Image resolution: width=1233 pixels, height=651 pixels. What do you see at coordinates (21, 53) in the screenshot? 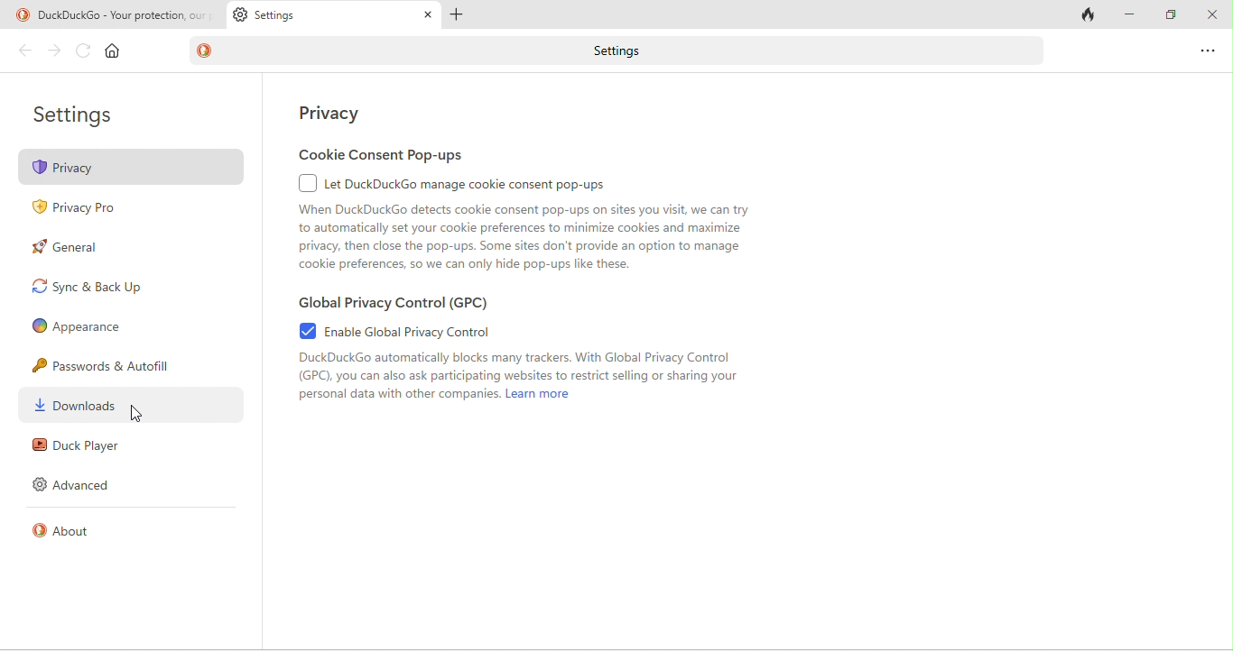
I see `back` at bounding box center [21, 53].